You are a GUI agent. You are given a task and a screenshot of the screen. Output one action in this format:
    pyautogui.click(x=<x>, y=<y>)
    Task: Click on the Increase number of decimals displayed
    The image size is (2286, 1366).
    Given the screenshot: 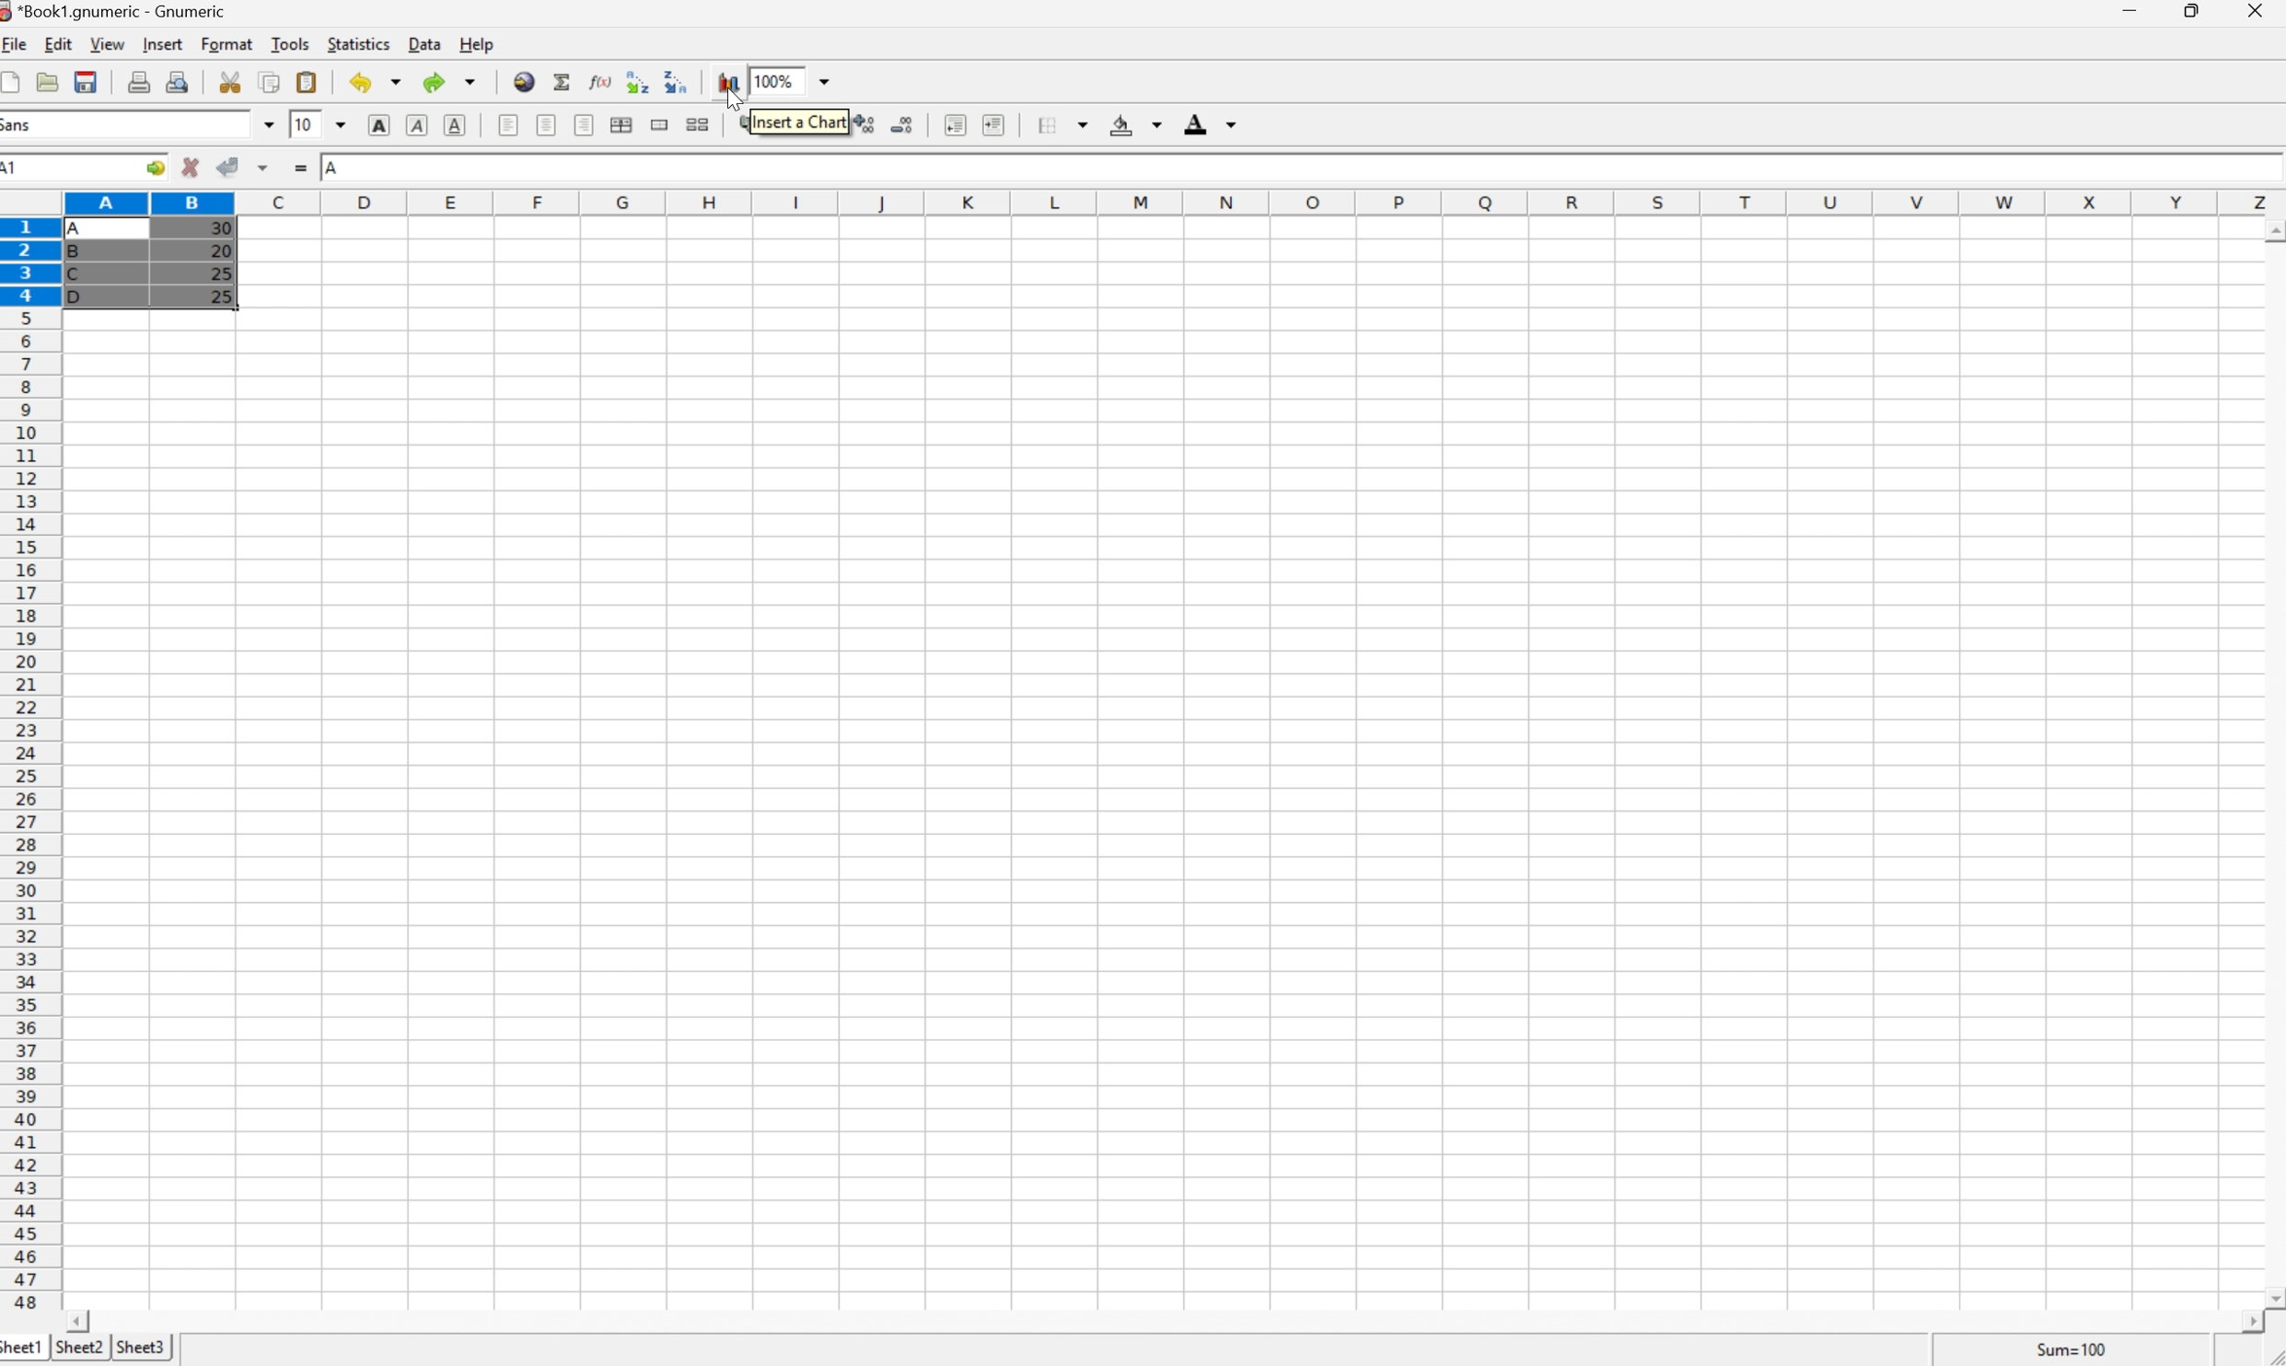 What is the action you would take?
    pyautogui.click(x=865, y=127)
    